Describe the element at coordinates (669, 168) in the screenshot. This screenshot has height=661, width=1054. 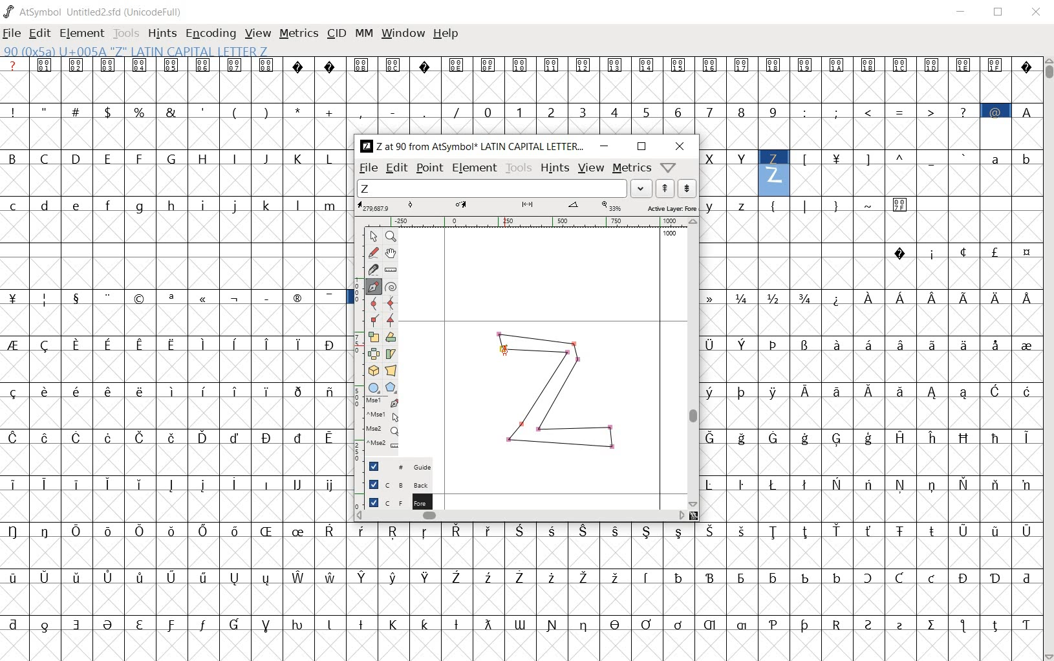
I see `help/window` at that location.